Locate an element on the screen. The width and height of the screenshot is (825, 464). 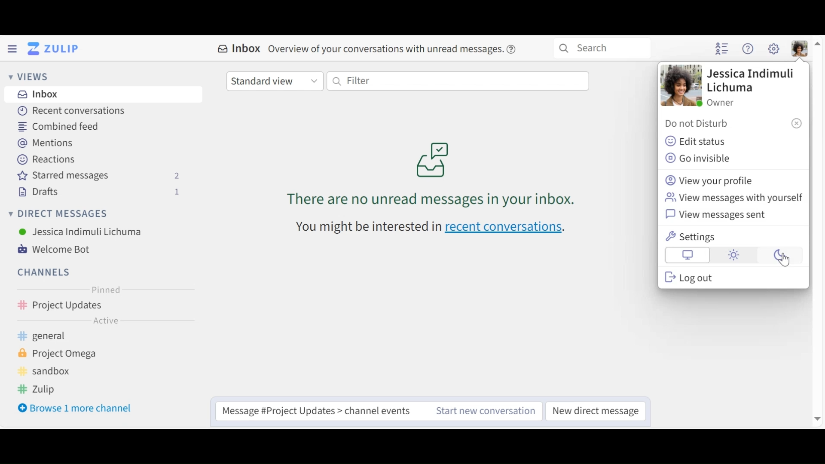
Inbox is located at coordinates (104, 95).